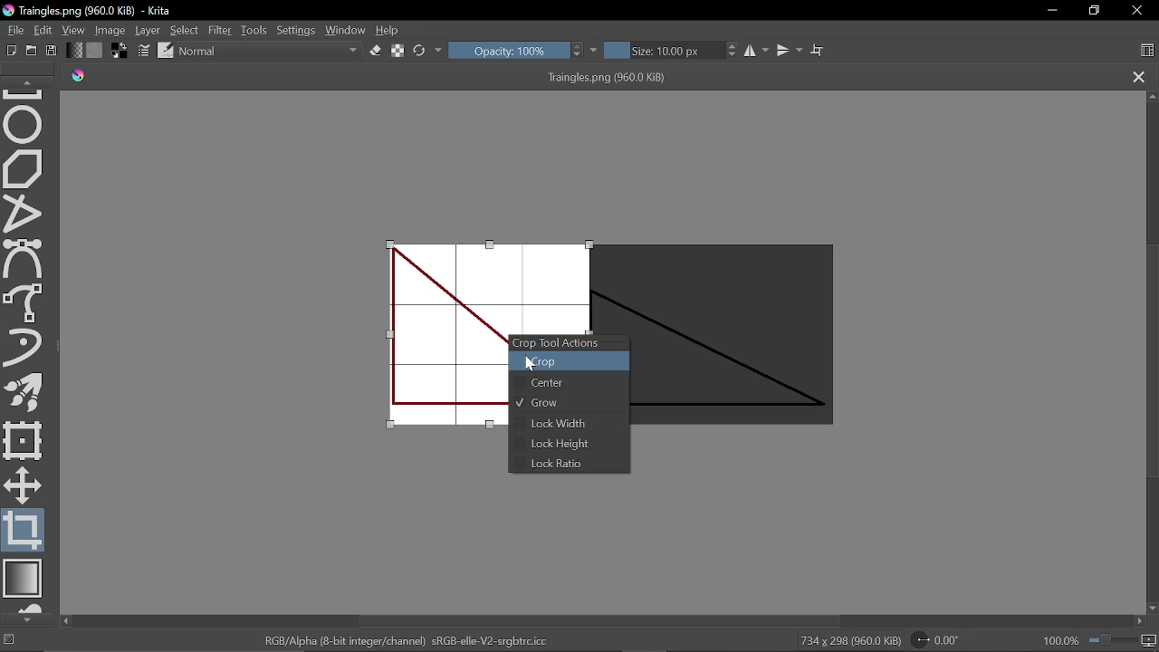 This screenshot has width=1159, height=652. What do you see at coordinates (9, 641) in the screenshot?
I see `No selection` at bounding box center [9, 641].